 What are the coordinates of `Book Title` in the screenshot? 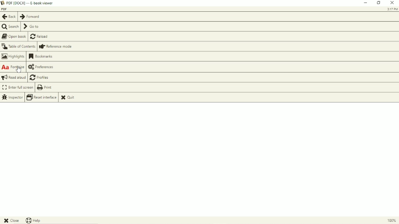 It's located at (32, 3).